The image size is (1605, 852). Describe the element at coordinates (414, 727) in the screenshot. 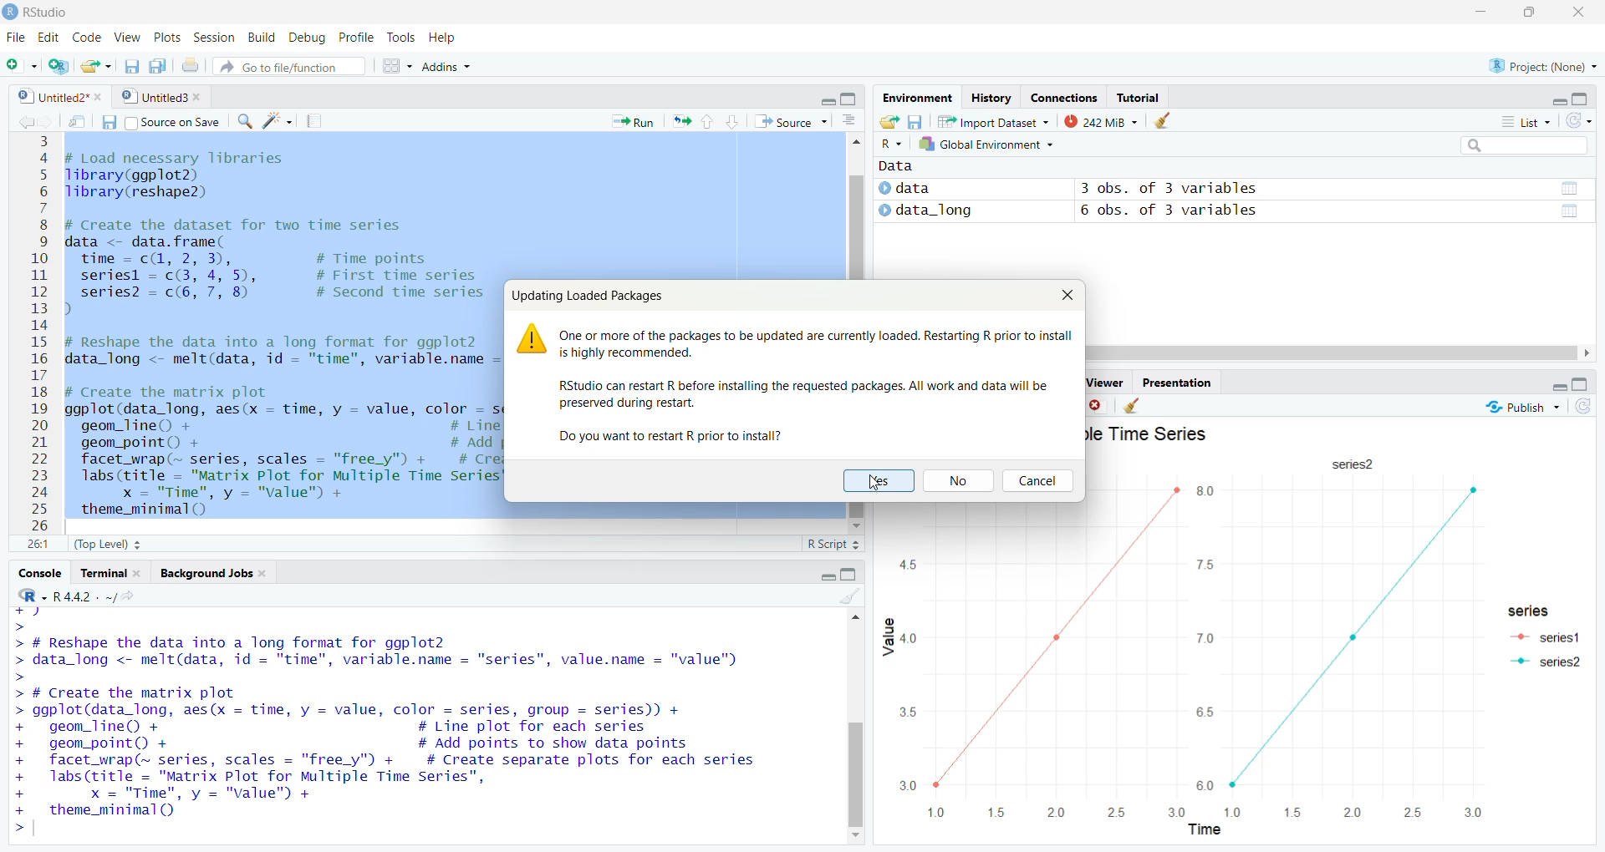

I see `>

> # Reshape the data into a long format for ggplot2

> data_long <- melt(data, id = "time", variable.name = "series", value.name = "value")
>

> # Create the matrix plot

> ggplot(data_long, aes(x = time, y = value, color = series, group = series)) +

+ geom_line(Q) + # Line plot for each series

+ geom_point() + # Add points to show data points

+ facet_wrap(~ series, scales = "free_y") +  # Create separate plots for each series
+ labs(title = "Matrix Plot for Multiple Time Series",

+ x = "Time", y = "value" +

+  theme_minimal()

>|` at that location.